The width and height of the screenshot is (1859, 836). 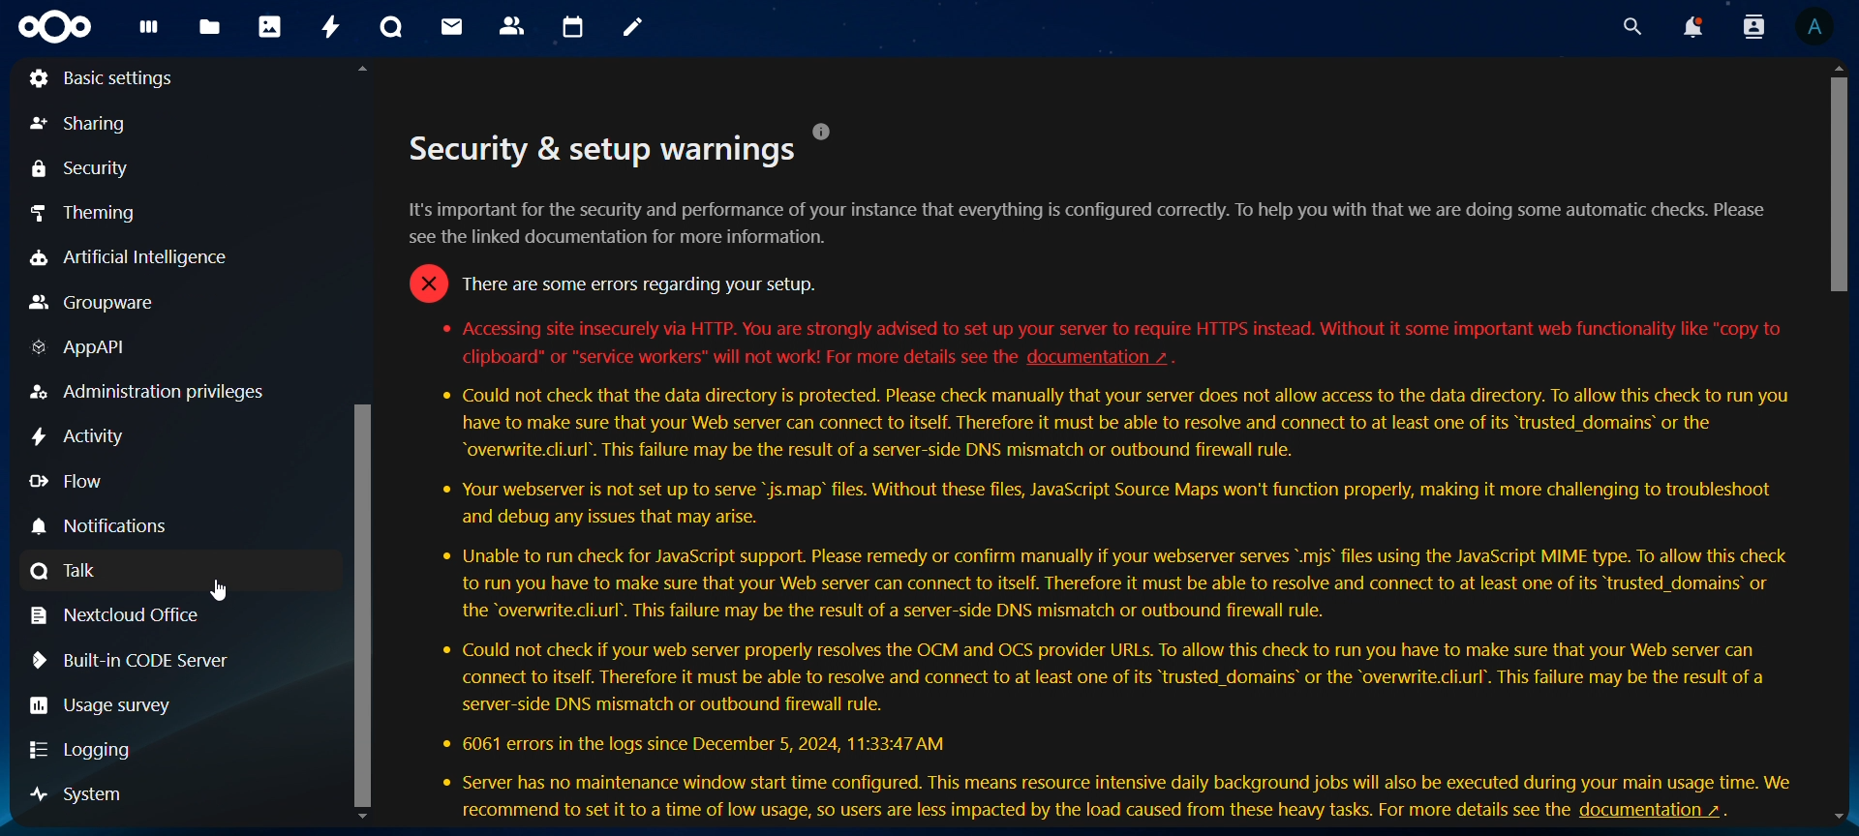 What do you see at coordinates (1122, 424) in the screenshot?
I see `* Could not check that the data directory is protected. Please check manually that your server does not allow access to the data directory. To allow this check to run you
have to make sure that your Web server can connect to itself. Therefore it must be able to resolve and connect to at least one of its “trusted_domains® or the
“overwrite.cli.url’. This failure may be the result of a server-side DNS mismatch or outbound firewall rule.` at bounding box center [1122, 424].